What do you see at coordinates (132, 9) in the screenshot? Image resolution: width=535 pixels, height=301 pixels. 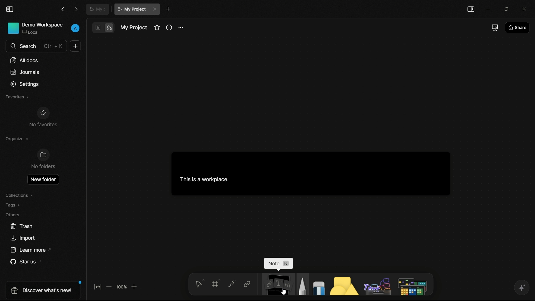 I see `current document name` at bounding box center [132, 9].